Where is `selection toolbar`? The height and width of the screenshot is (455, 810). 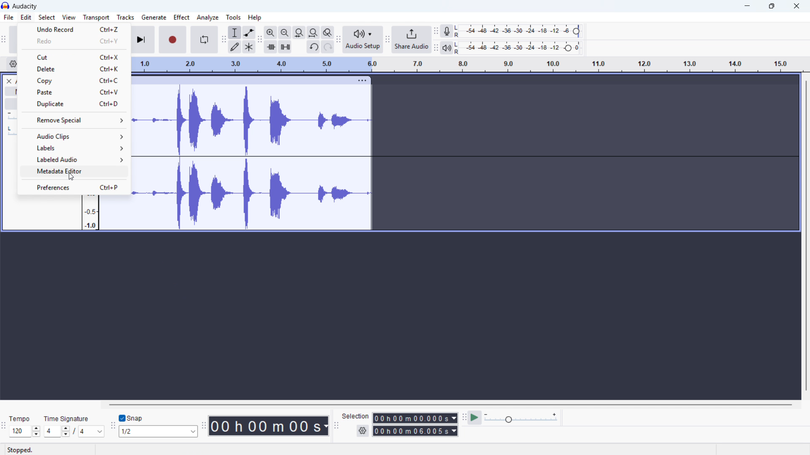 selection toolbar is located at coordinates (336, 426).